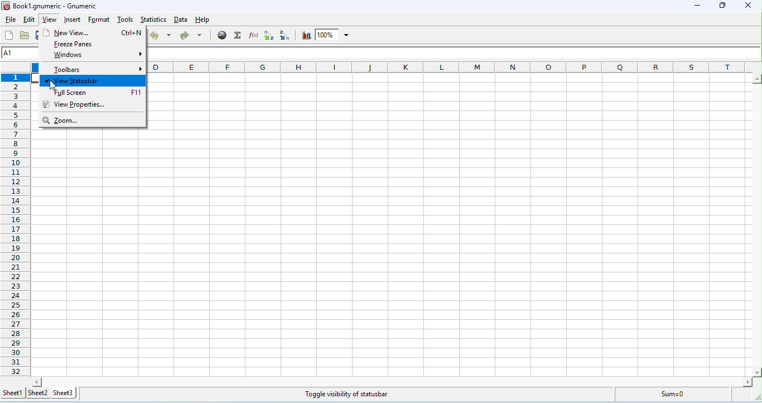 The image size is (762, 403). What do you see at coordinates (747, 5) in the screenshot?
I see `close` at bounding box center [747, 5].